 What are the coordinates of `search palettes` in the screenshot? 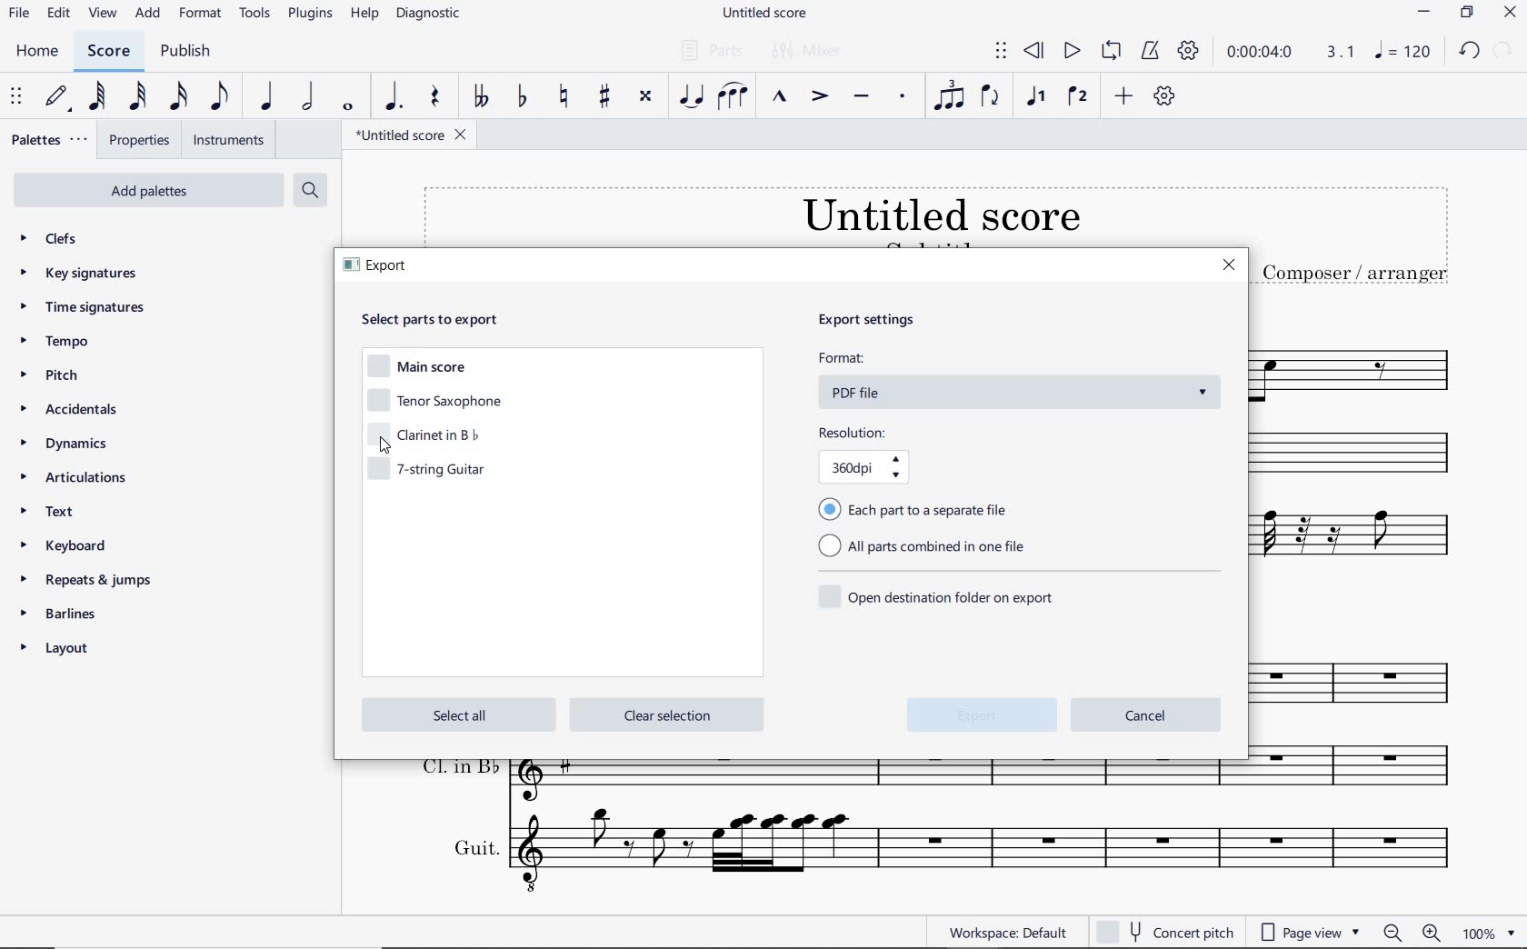 It's located at (309, 189).